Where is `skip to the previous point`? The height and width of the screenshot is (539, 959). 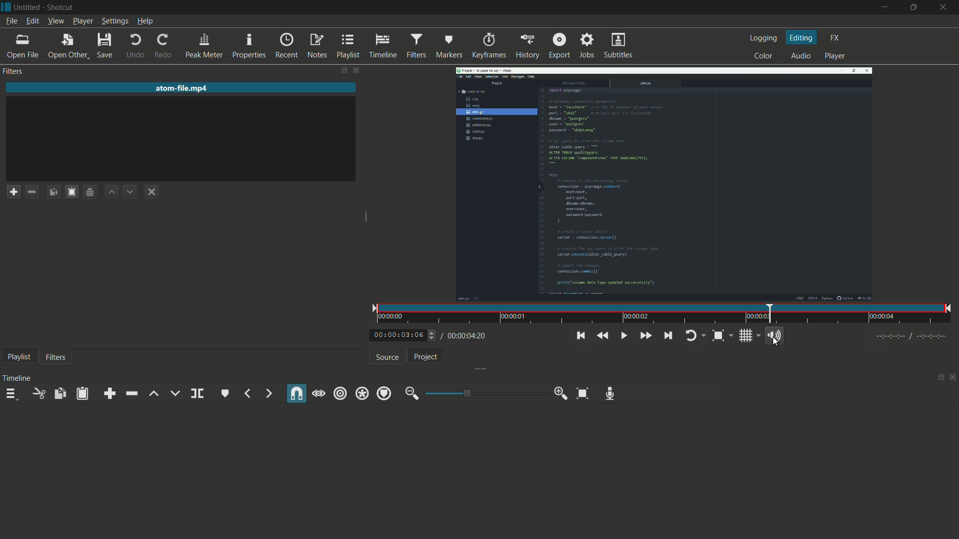
skip to the previous point is located at coordinates (580, 335).